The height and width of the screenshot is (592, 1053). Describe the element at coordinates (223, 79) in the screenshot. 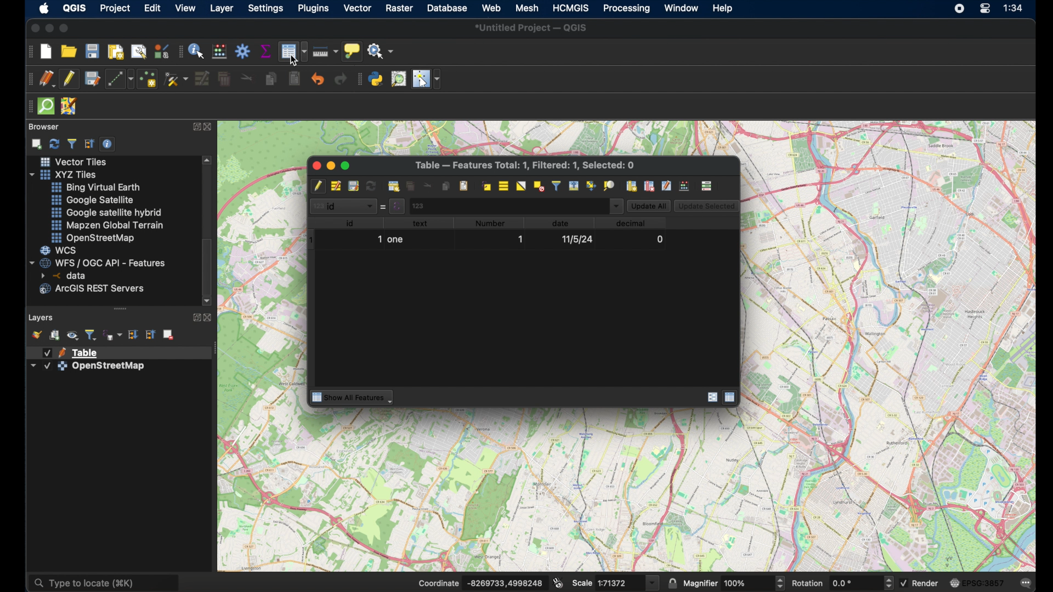

I see `delete selected` at that location.